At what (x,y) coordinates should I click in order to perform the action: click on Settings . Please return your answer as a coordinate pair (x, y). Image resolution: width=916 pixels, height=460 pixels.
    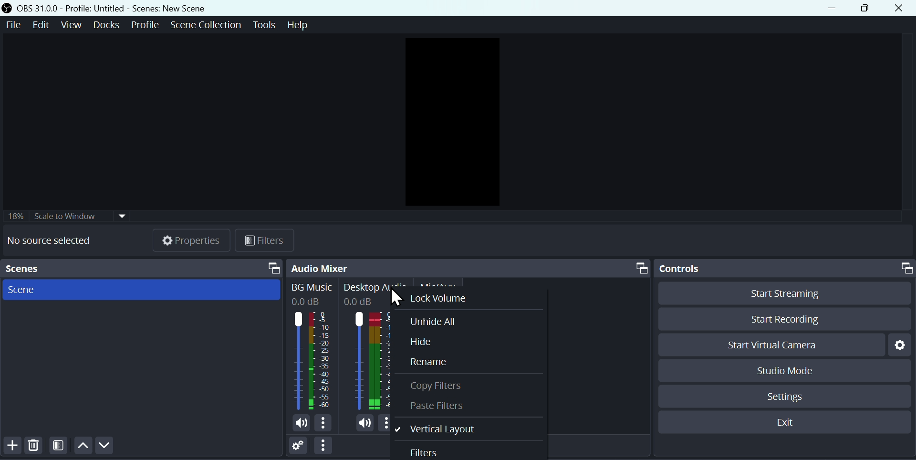
    Looking at the image, I should click on (296, 446).